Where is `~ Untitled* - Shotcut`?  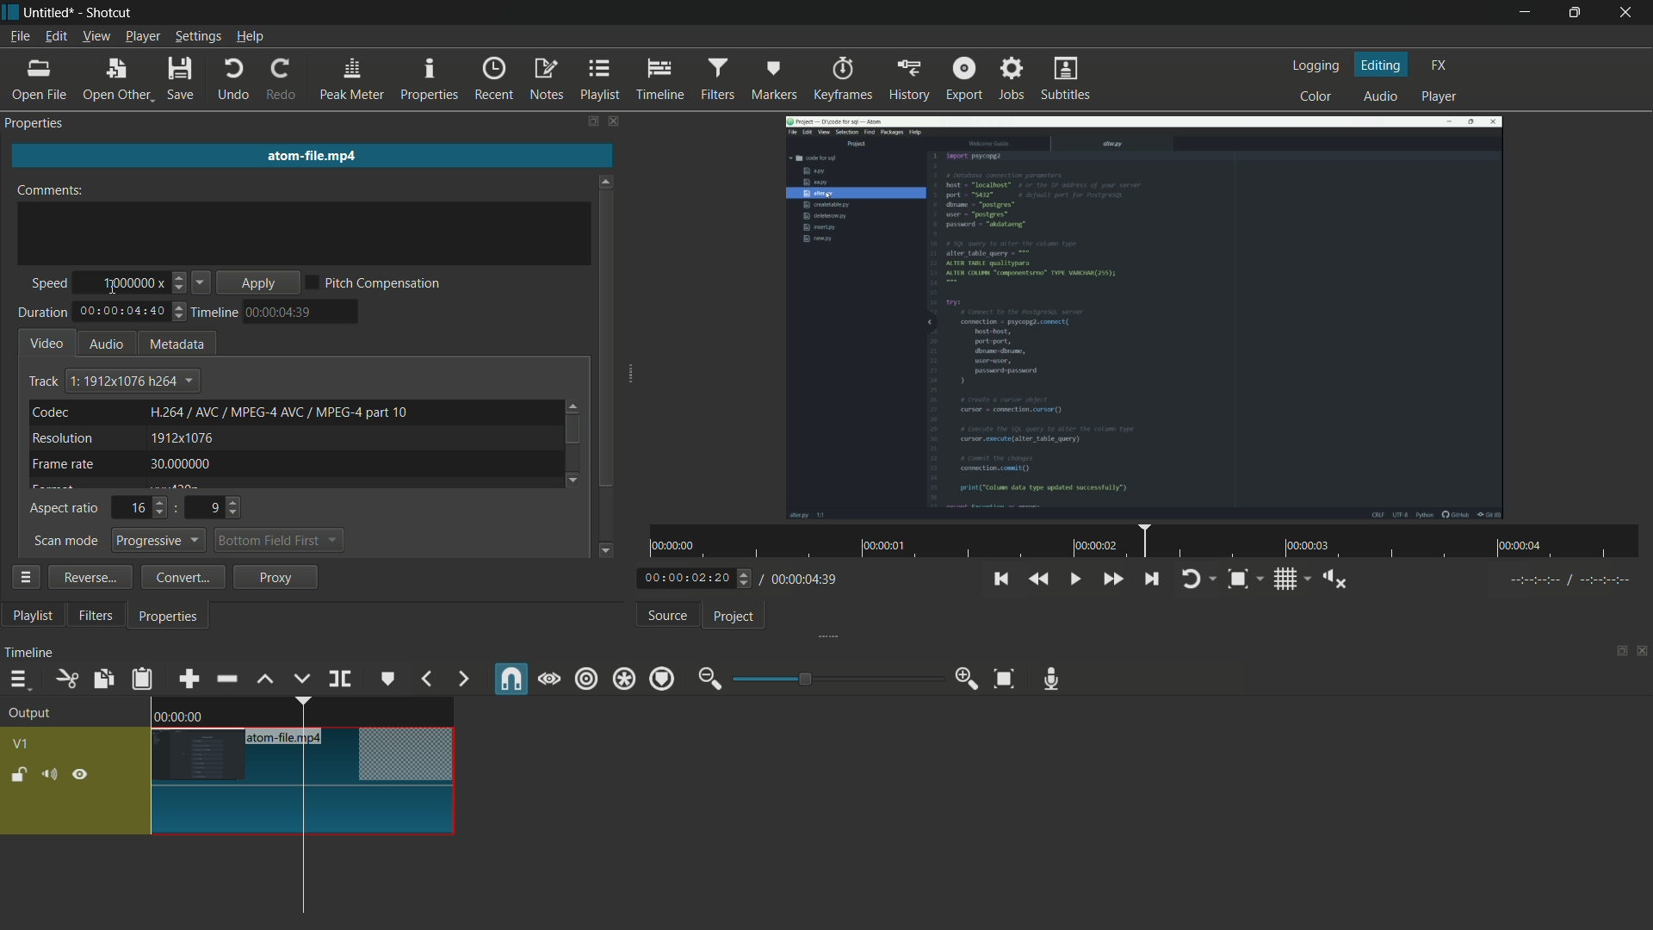 ~ Untitled* - Shotcut is located at coordinates (75, 13).